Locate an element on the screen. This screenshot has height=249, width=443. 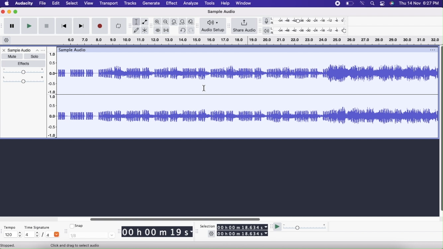
Play at speed is located at coordinates (277, 226).